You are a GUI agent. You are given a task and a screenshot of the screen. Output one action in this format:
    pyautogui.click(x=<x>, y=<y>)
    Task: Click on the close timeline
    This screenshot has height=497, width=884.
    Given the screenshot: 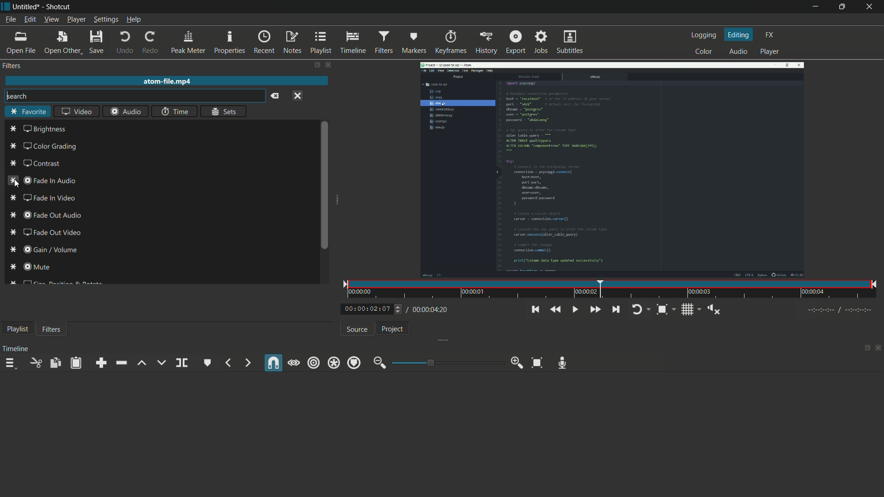 What is the action you would take?
    pyautogui.click(x=878, y=349)
    